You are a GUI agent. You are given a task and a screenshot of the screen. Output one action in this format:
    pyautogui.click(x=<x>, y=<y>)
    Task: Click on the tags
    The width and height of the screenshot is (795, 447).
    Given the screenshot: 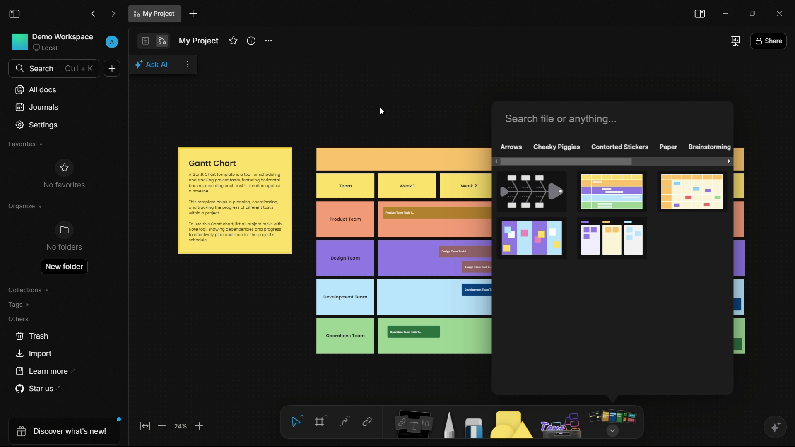 What is the action you would take?
    pyautogui.click(x=21, y=304)
    